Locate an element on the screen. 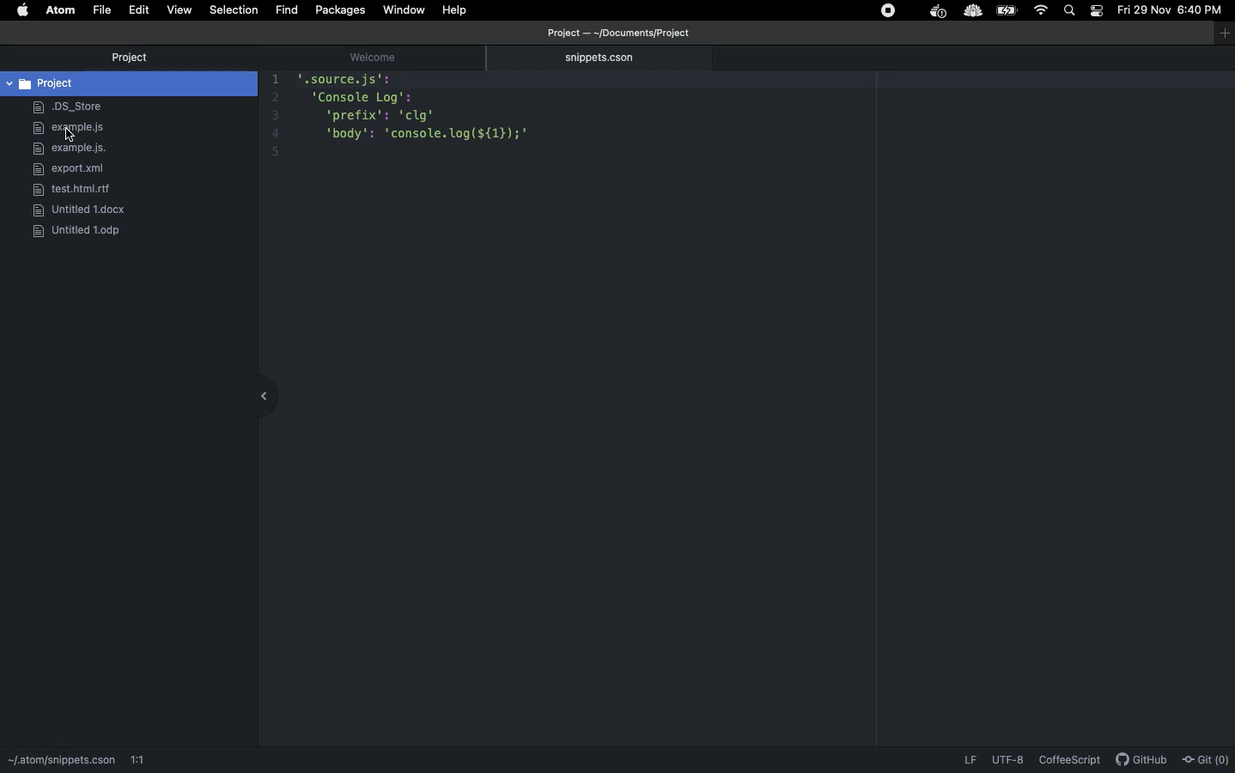 Image resolution: width=1235 pixels, height=773 pixels. CoffeScript is located at coordinates (1068, 759).